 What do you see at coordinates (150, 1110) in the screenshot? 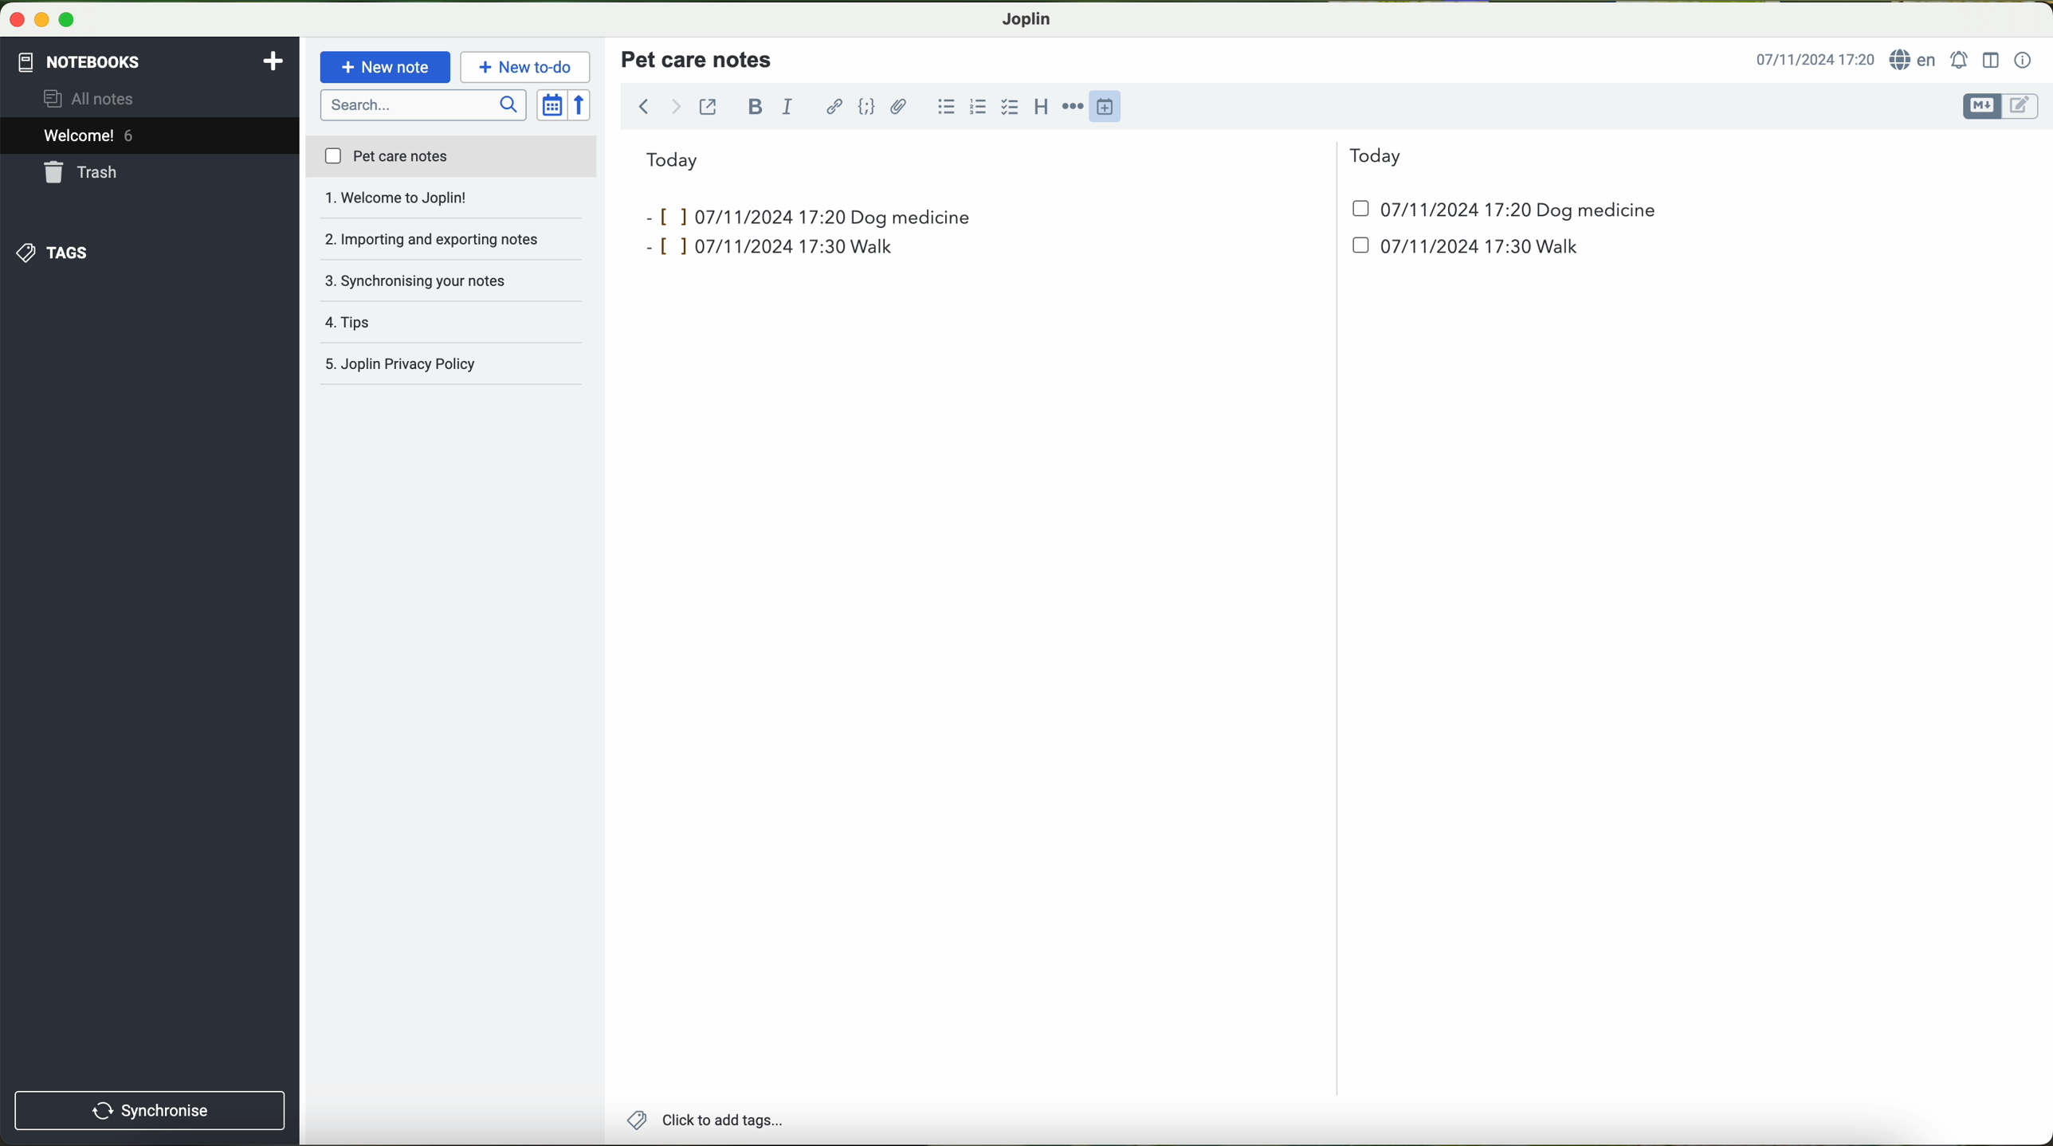
I see `synchronise button` at bounding box center [150, 1110].